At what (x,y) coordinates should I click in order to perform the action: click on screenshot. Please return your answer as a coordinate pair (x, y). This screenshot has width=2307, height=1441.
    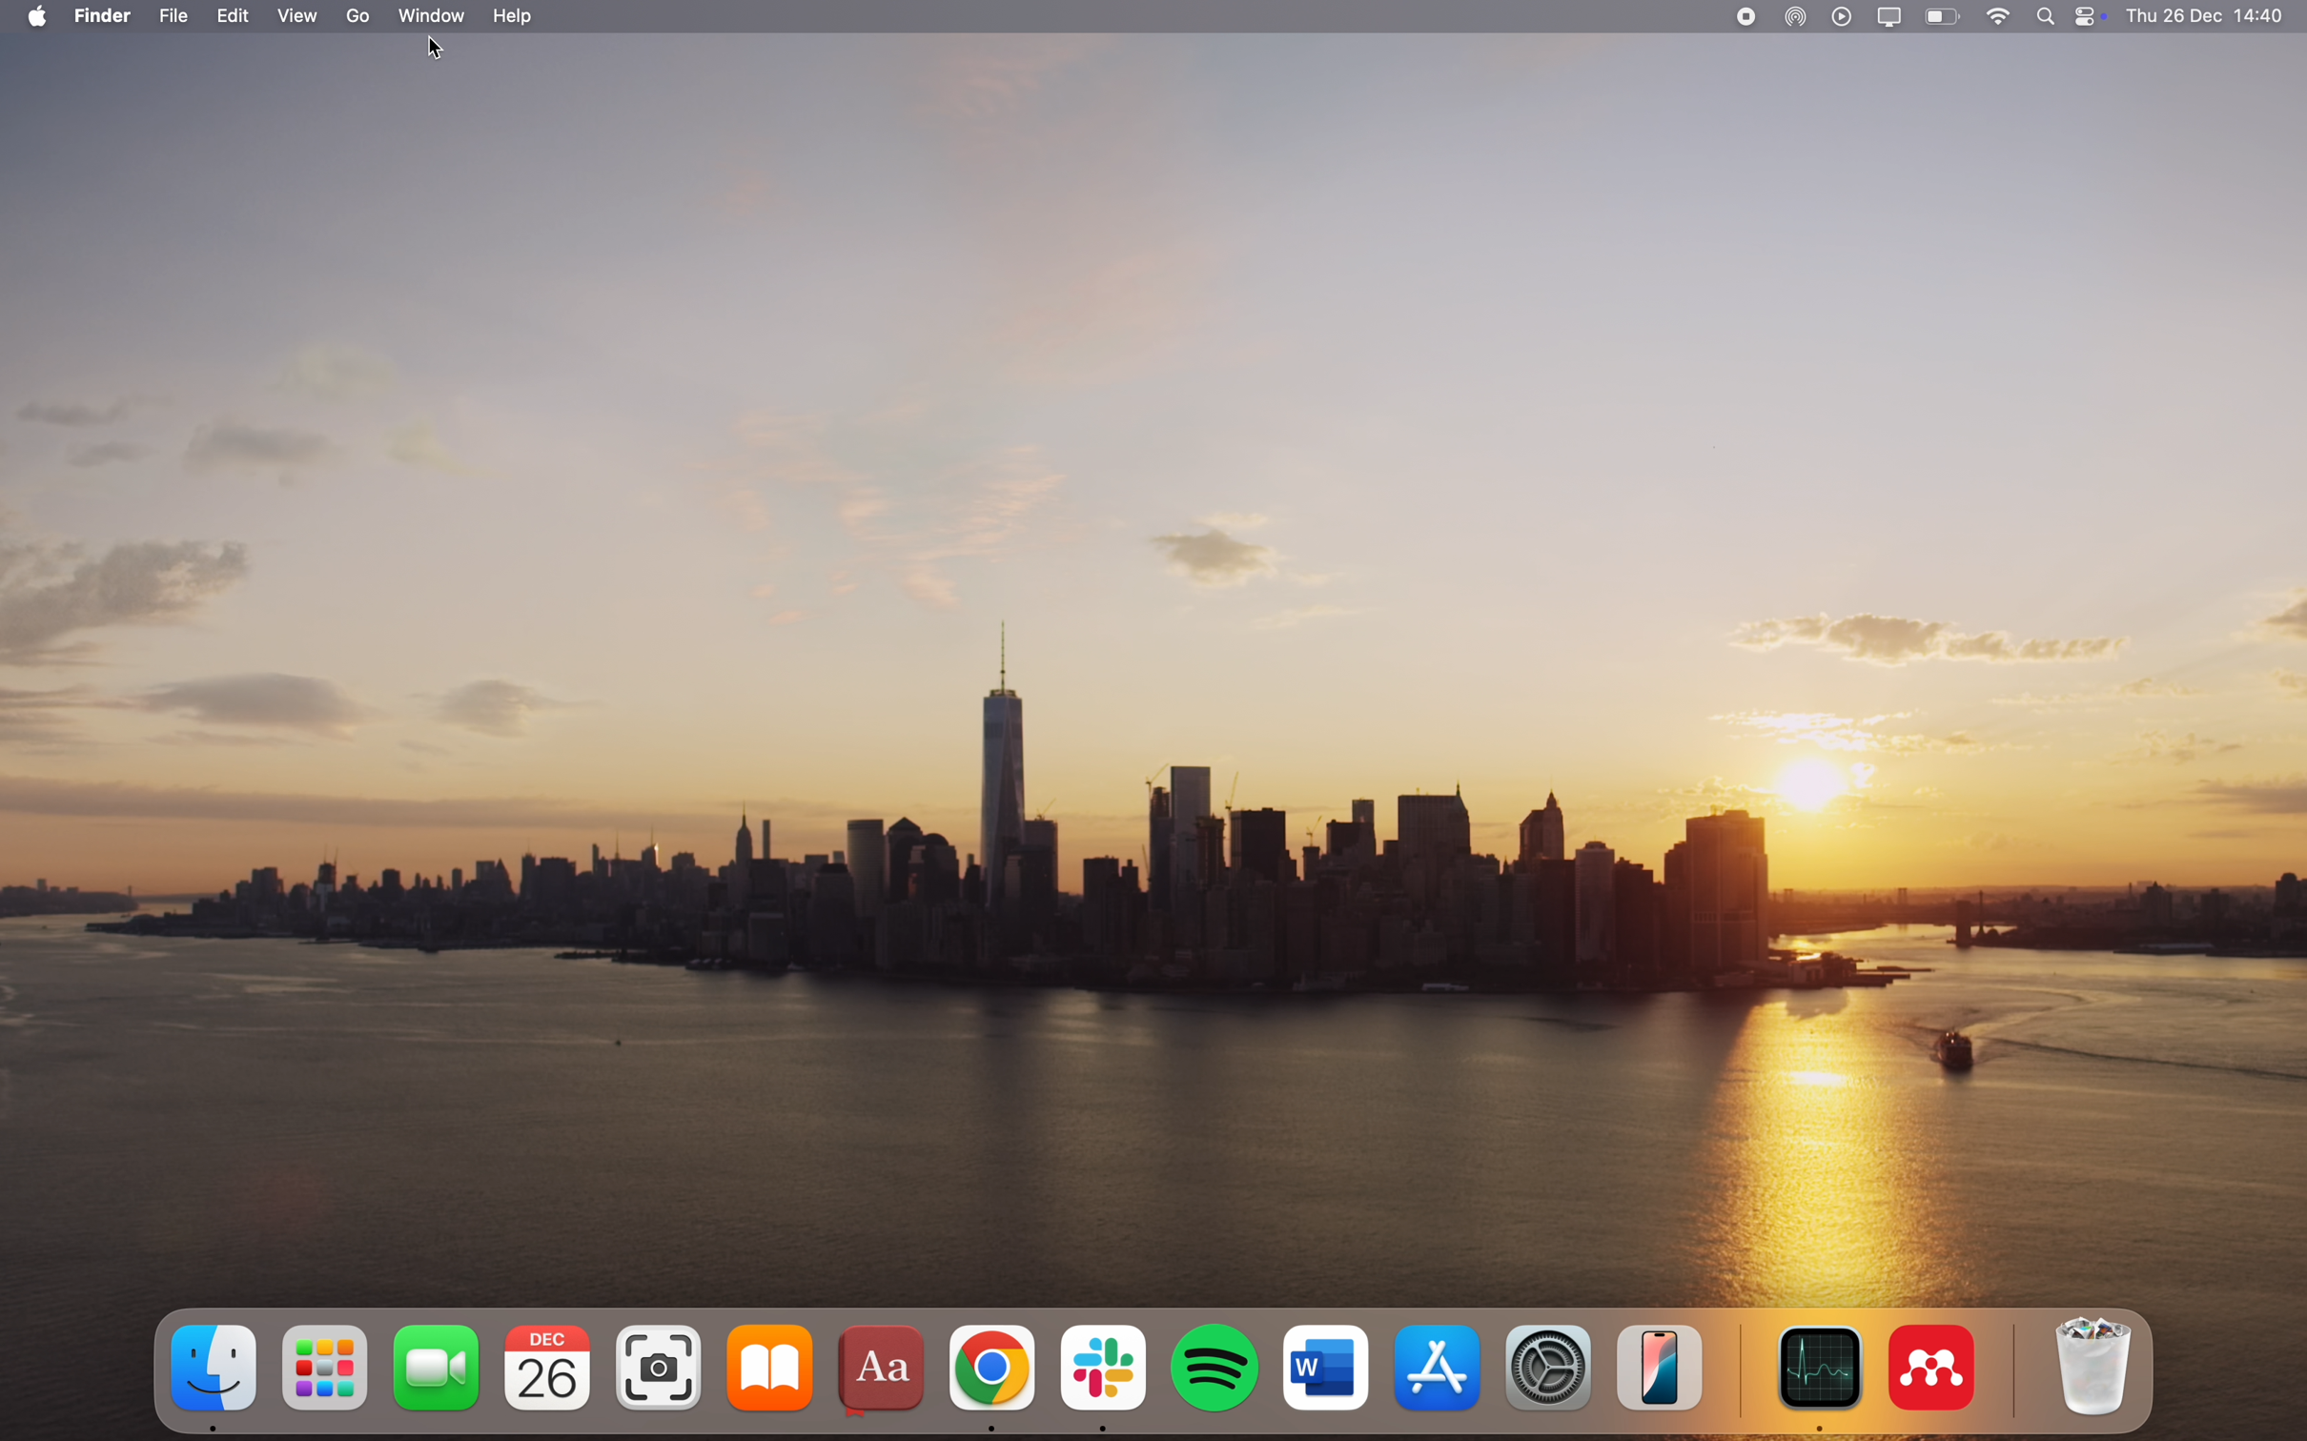
    Looking at the image, I should click on (656, 1367).